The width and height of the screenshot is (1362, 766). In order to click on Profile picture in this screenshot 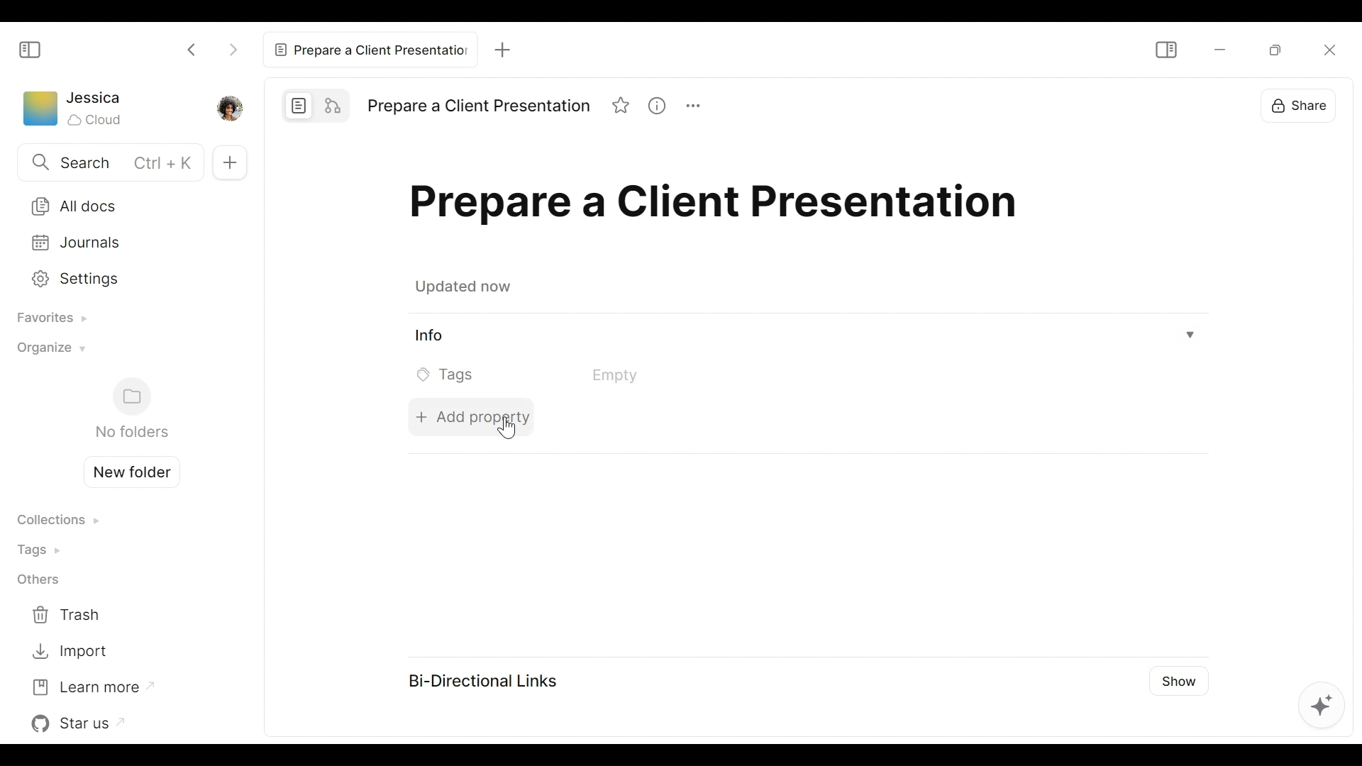, I will do `click(228, 107)`.